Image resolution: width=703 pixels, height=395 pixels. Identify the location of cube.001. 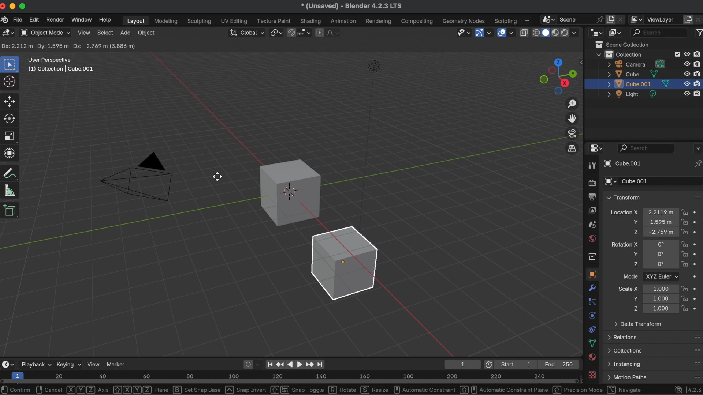
(623, 164).